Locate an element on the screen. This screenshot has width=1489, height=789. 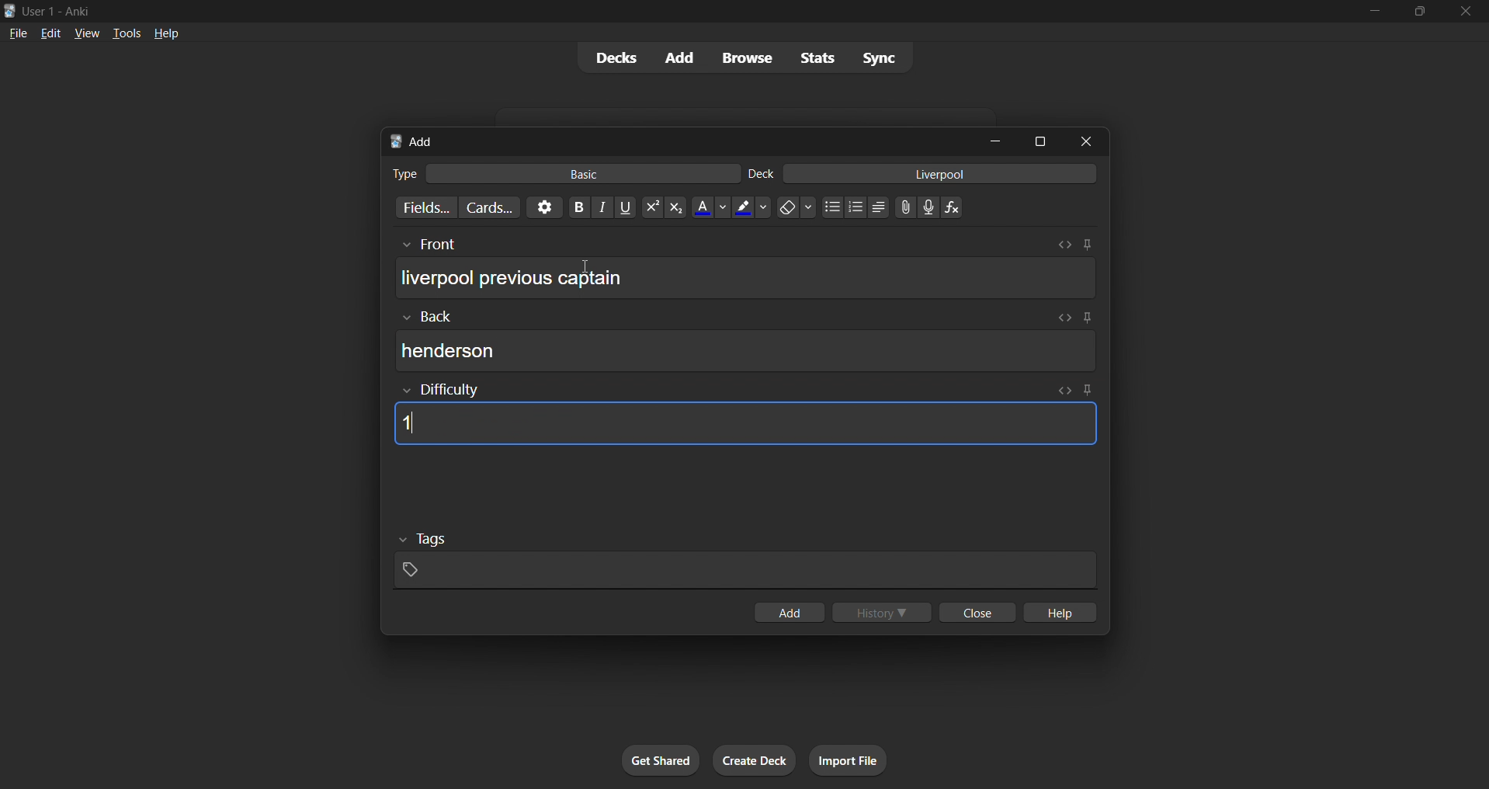
add is located at coordinates (787, 613).